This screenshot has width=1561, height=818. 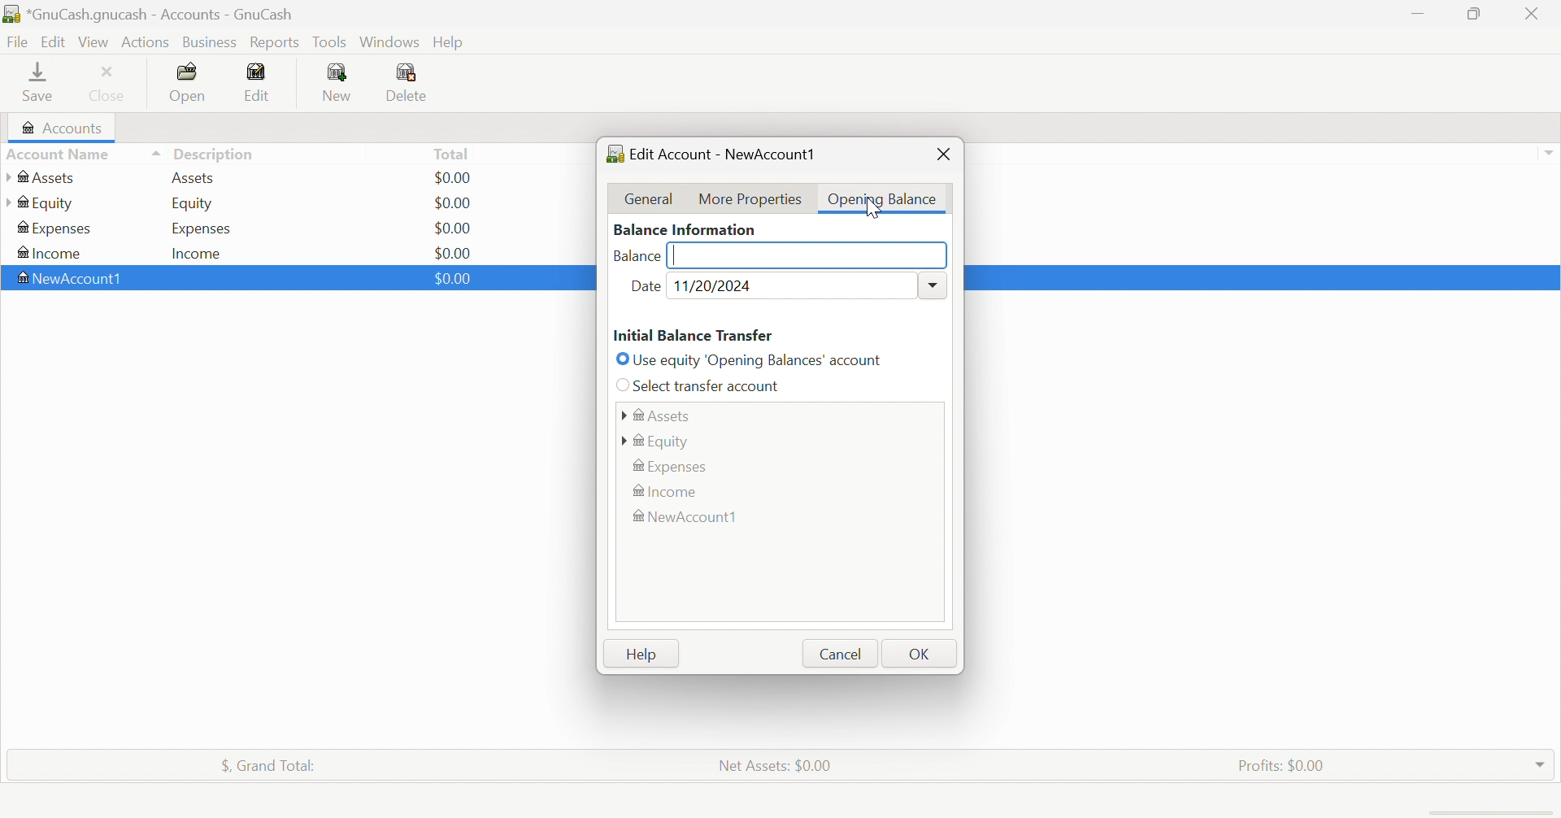 I want to click on Edit, so click(x=53, y=40).